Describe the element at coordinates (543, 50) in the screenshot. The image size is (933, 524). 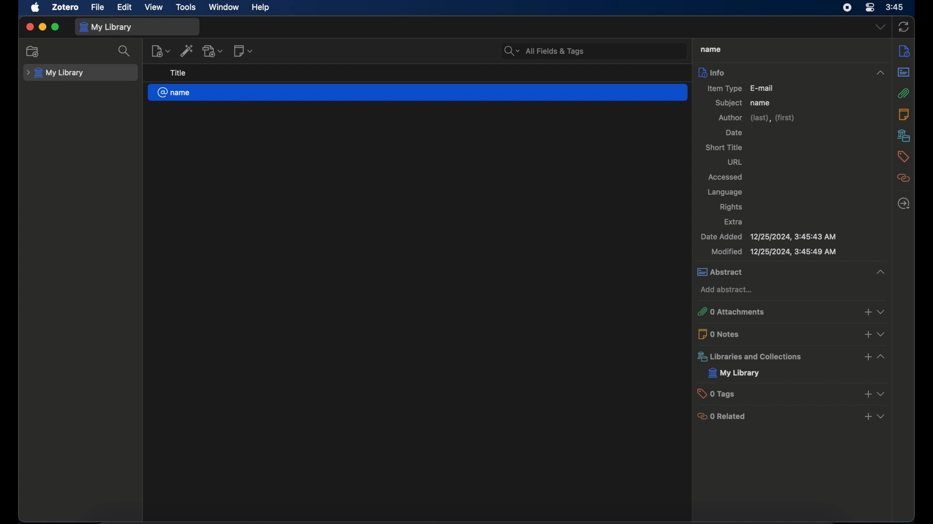
I see `search bar` at that location.